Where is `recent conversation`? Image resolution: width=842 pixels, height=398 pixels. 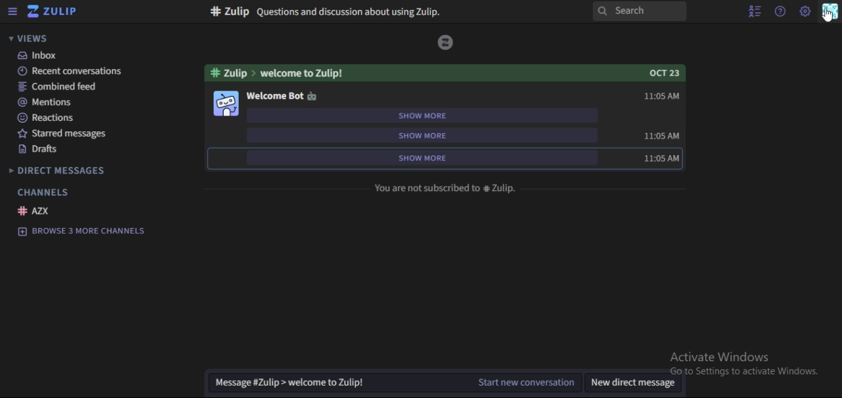
recent conversation is located at coordinates (67, 70).